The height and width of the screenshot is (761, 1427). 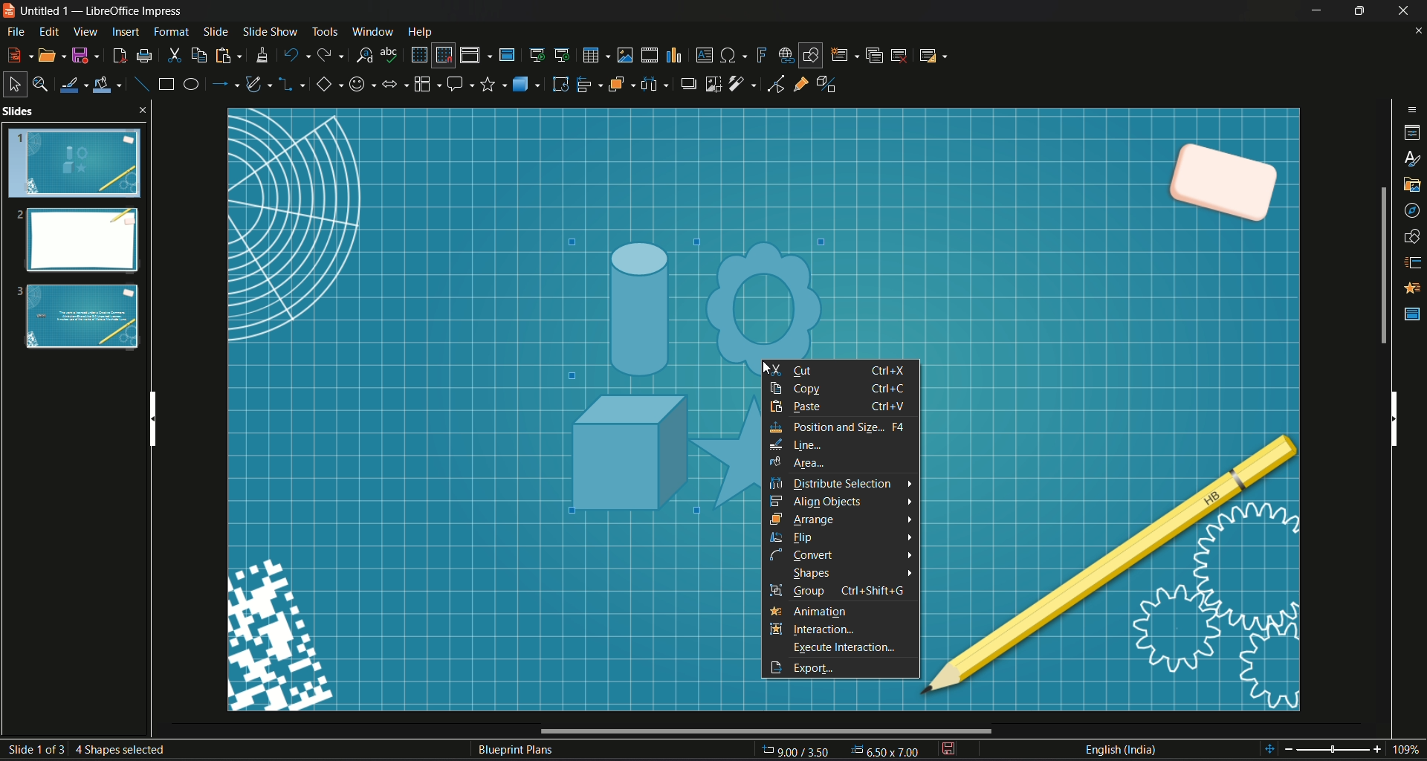 What do you see at coordinates (108, 86) in the screenshot?
I see `fill color` at bounding box center [108, 86].